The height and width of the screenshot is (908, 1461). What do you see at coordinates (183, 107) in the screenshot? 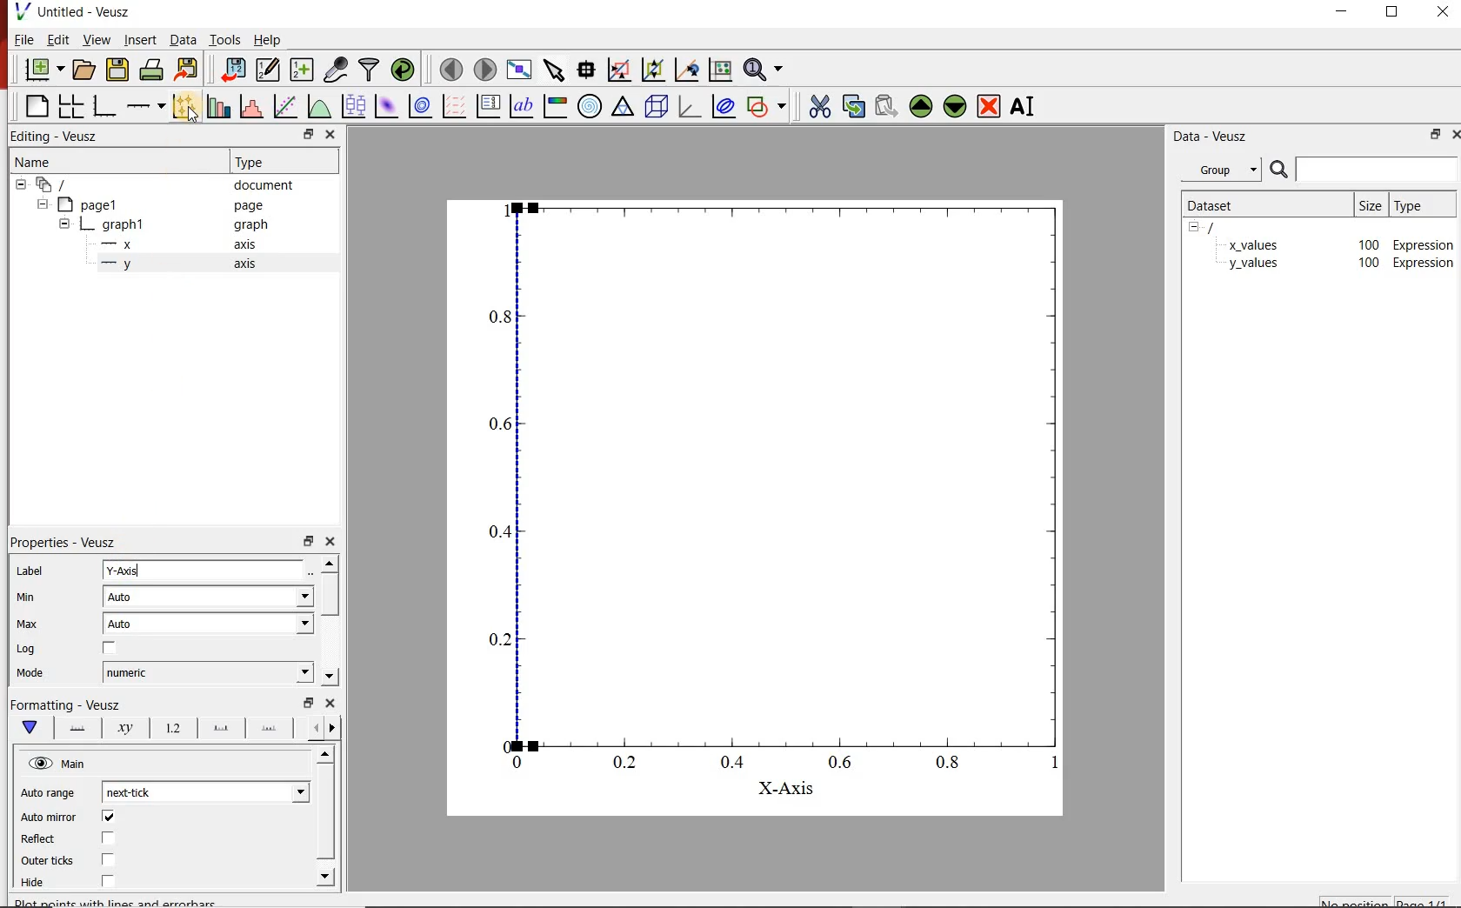
I see `plot points` at bounding box center [183, 107].